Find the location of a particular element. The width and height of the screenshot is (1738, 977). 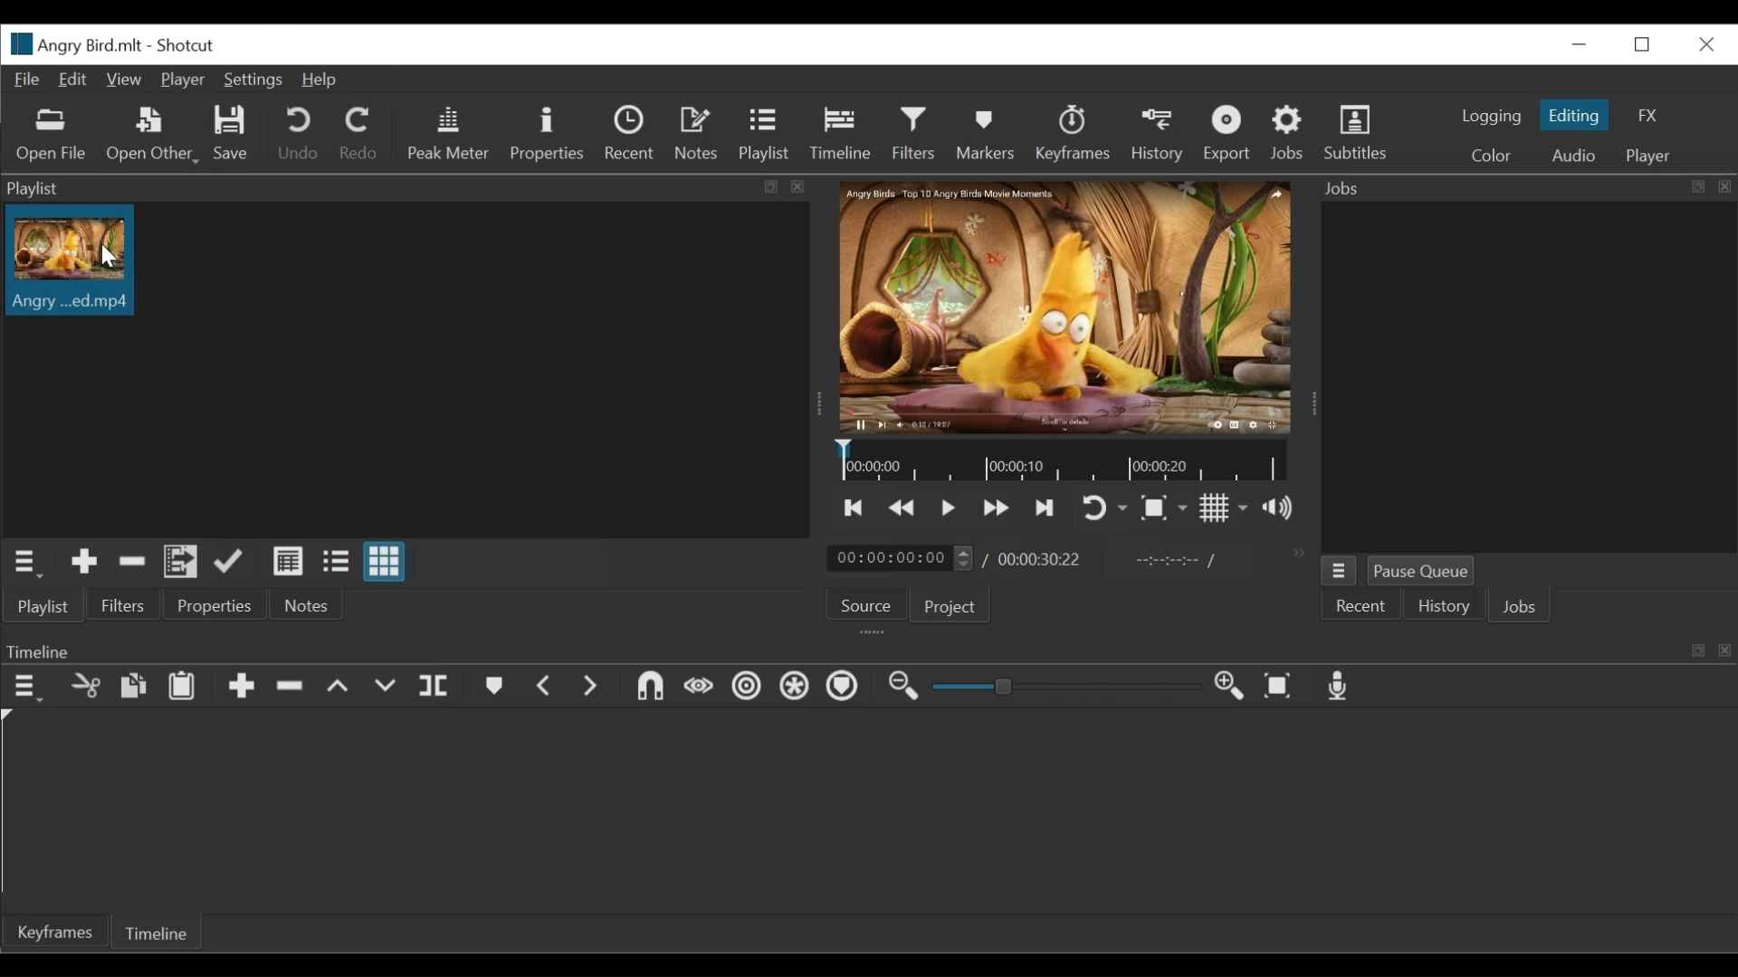

Player is located at coordinates (183, 78).